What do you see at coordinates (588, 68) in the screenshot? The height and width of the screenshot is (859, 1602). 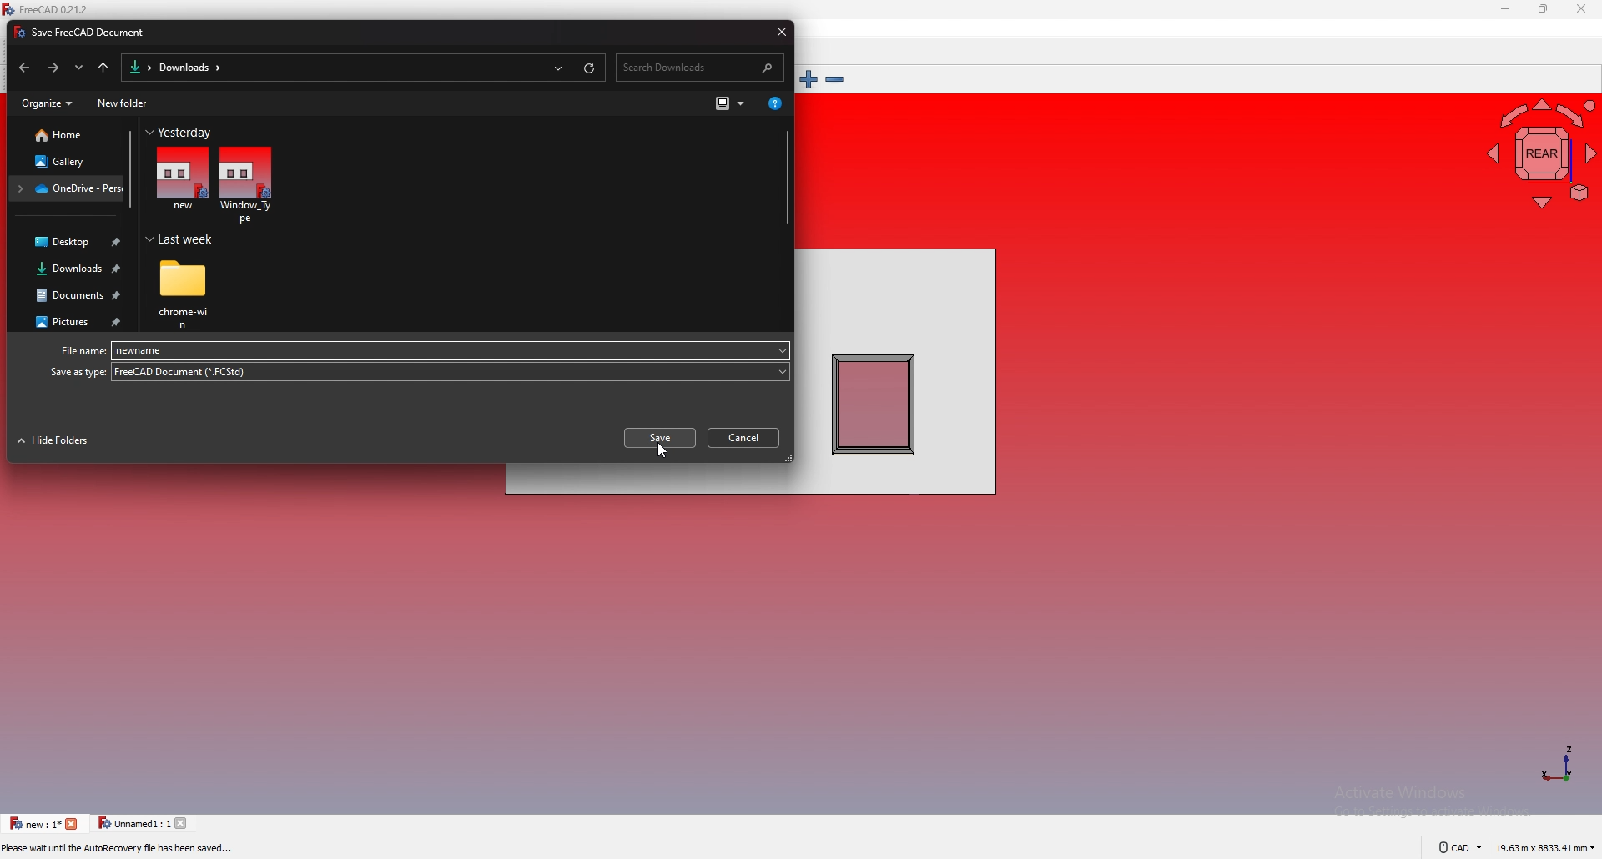 I see `refresh` at bounding box center [588, 68].